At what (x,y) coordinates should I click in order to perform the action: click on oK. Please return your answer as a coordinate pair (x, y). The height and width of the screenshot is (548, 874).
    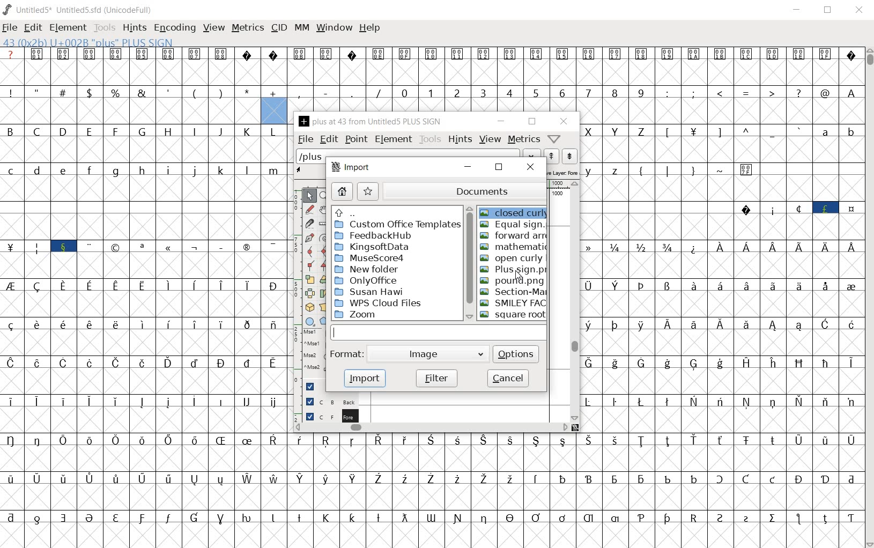
    Looking at the image, I should click on (695, 259).